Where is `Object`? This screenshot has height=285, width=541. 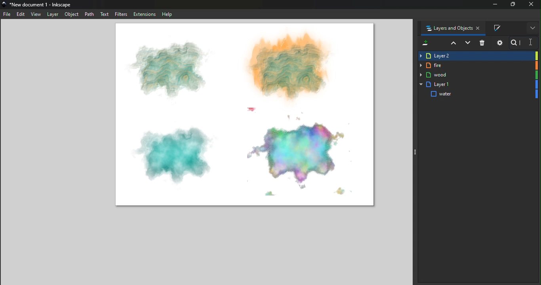
Object is located at coordinates (72, 15).